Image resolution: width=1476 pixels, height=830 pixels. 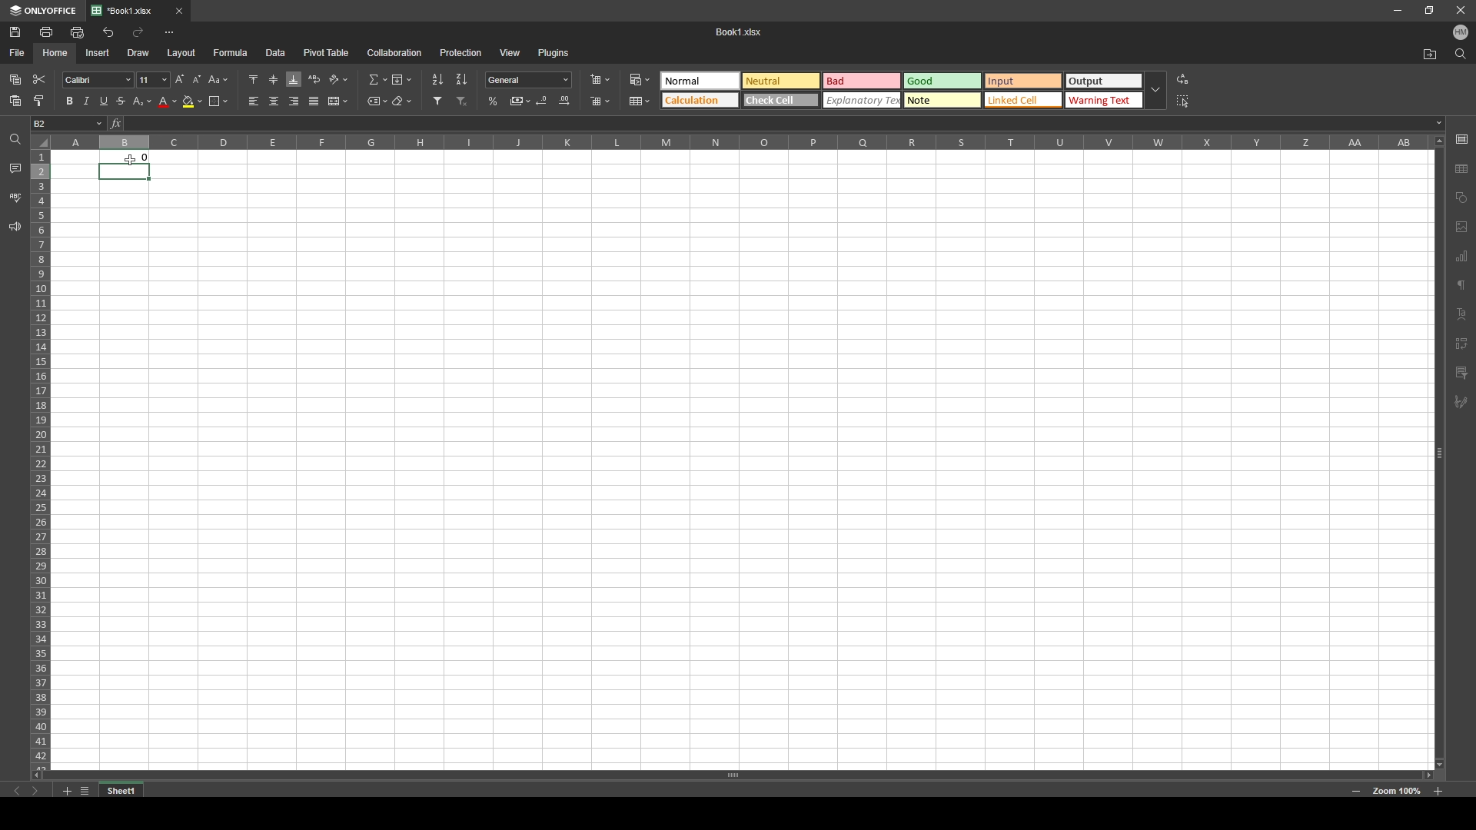 What do you see at coordinates (1396, 792) in the screenshot?
I see `zoom` at bounding box center [1396, 792].